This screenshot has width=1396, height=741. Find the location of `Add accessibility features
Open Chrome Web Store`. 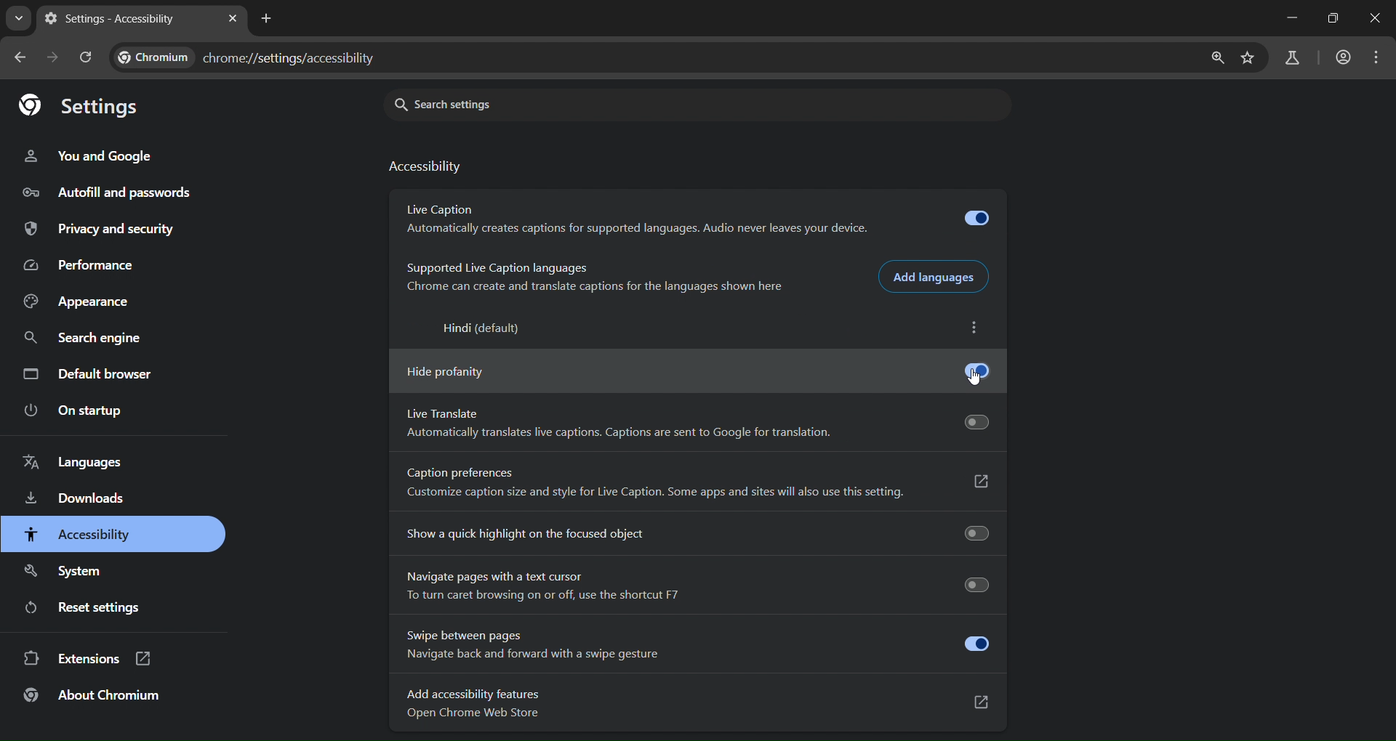

Add accessibility features
Open Chrome Web Store is located at coordinates (697, 705).